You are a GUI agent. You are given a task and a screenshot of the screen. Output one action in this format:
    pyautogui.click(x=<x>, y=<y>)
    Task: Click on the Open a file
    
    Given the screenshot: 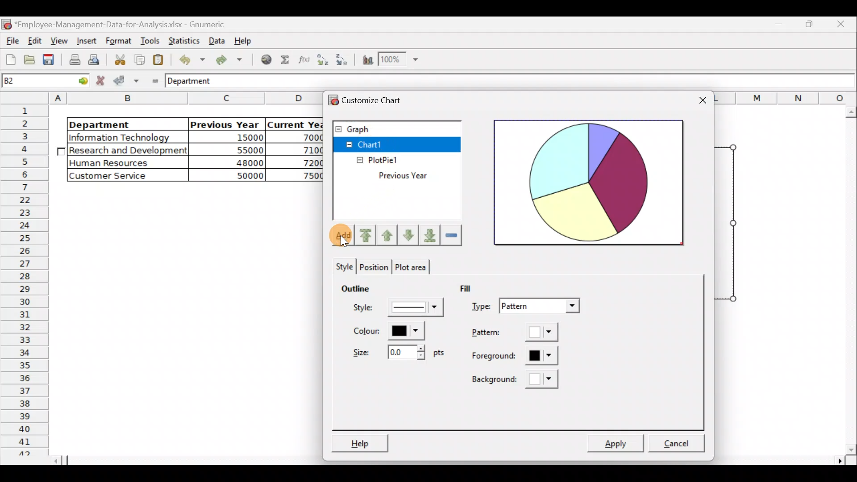 What is the action you would take?
    pyautogui.click(x=29, y=61)
    